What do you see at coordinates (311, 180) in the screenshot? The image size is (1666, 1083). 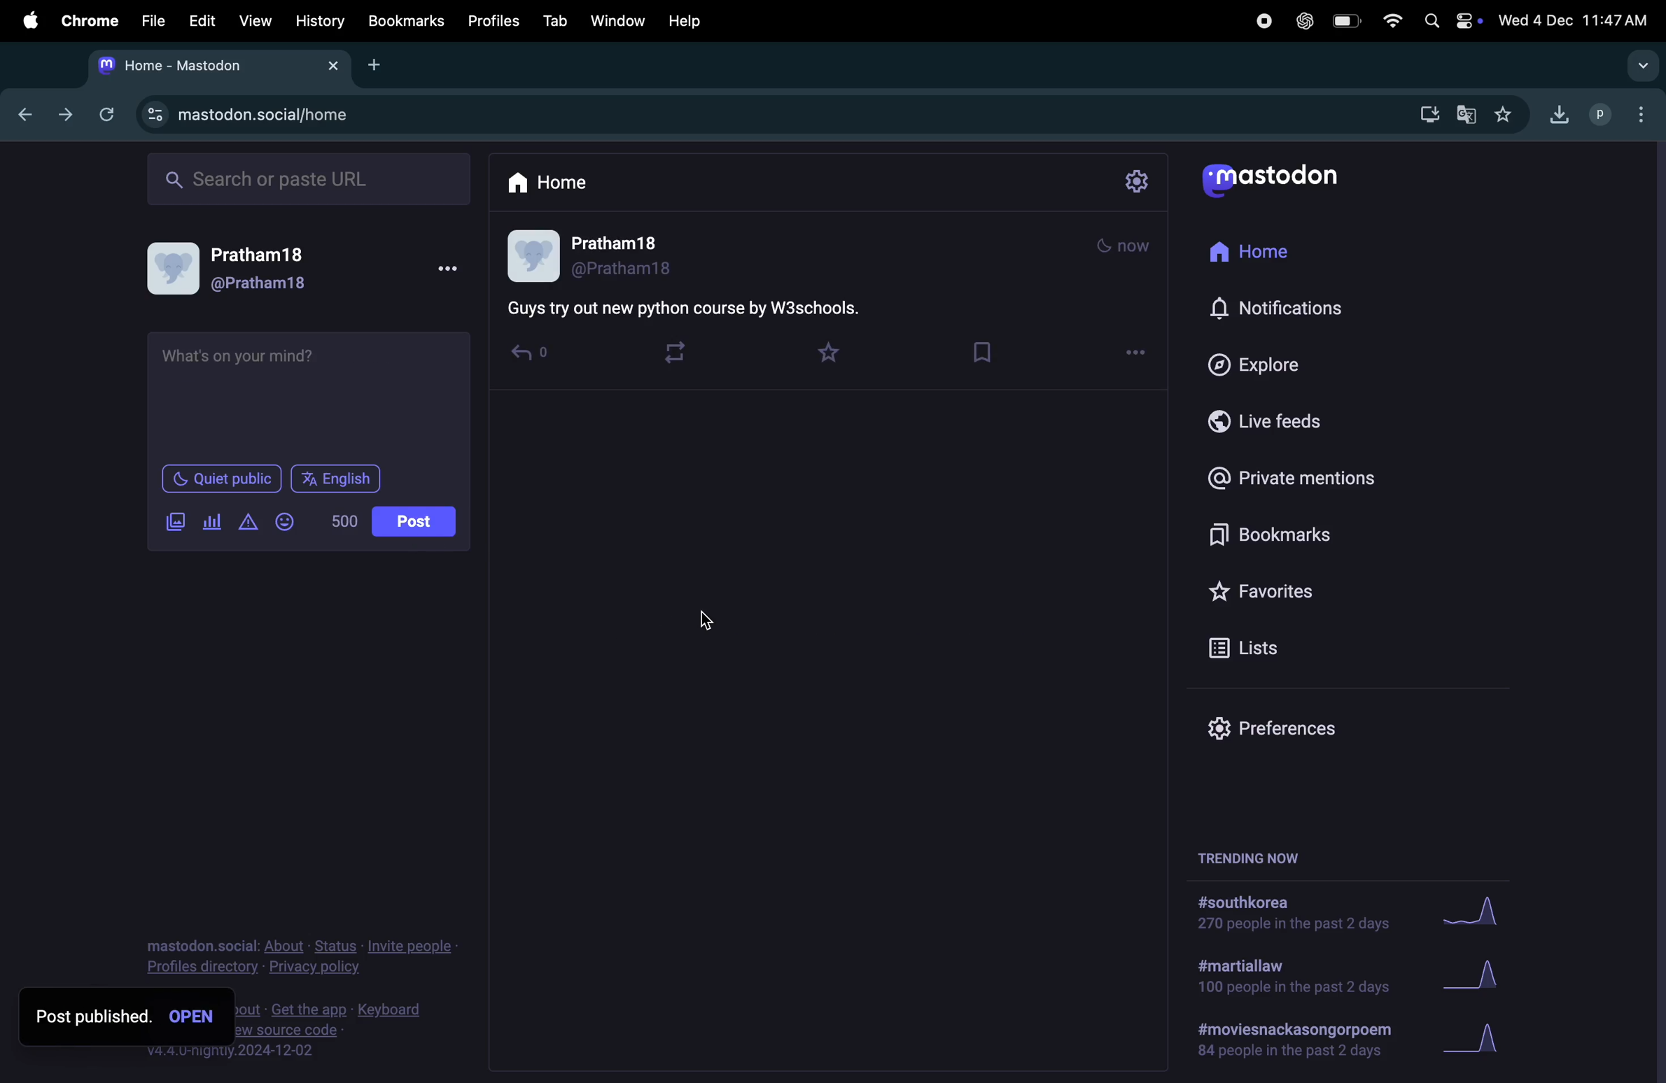 I see `Search Url` at bounding box center [311, 180].